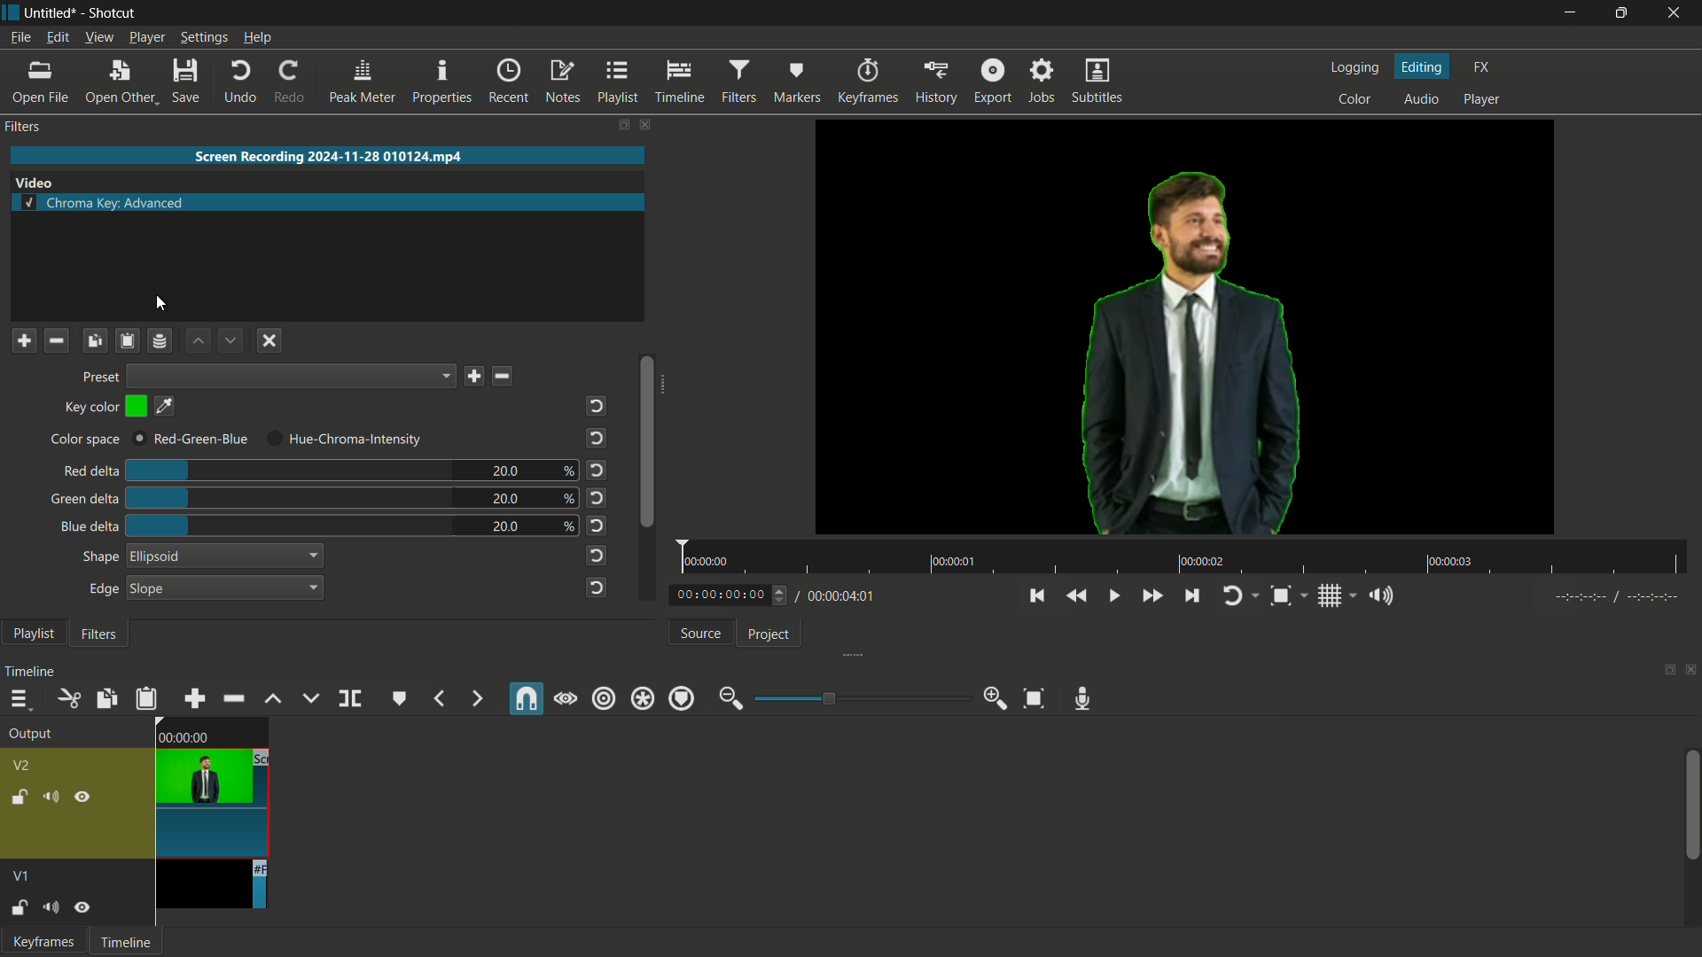 The width and height of the screenshot is (1702, 957). What do you see at coordinates (509, 82) in the screenshot?
I see `recent` at bounding box center [509, 82].